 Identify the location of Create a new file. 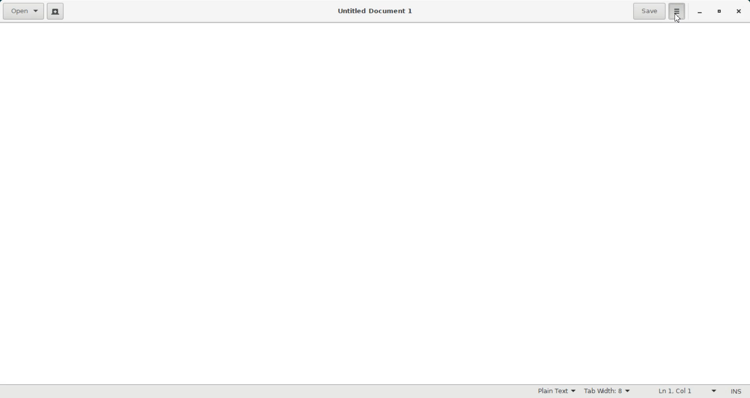
(55, 11).